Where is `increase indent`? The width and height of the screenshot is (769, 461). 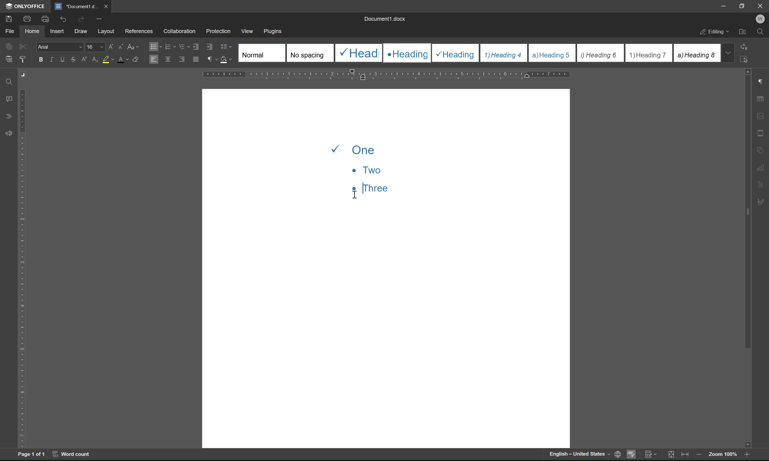
increase indent is located at coordinates (210, 47).